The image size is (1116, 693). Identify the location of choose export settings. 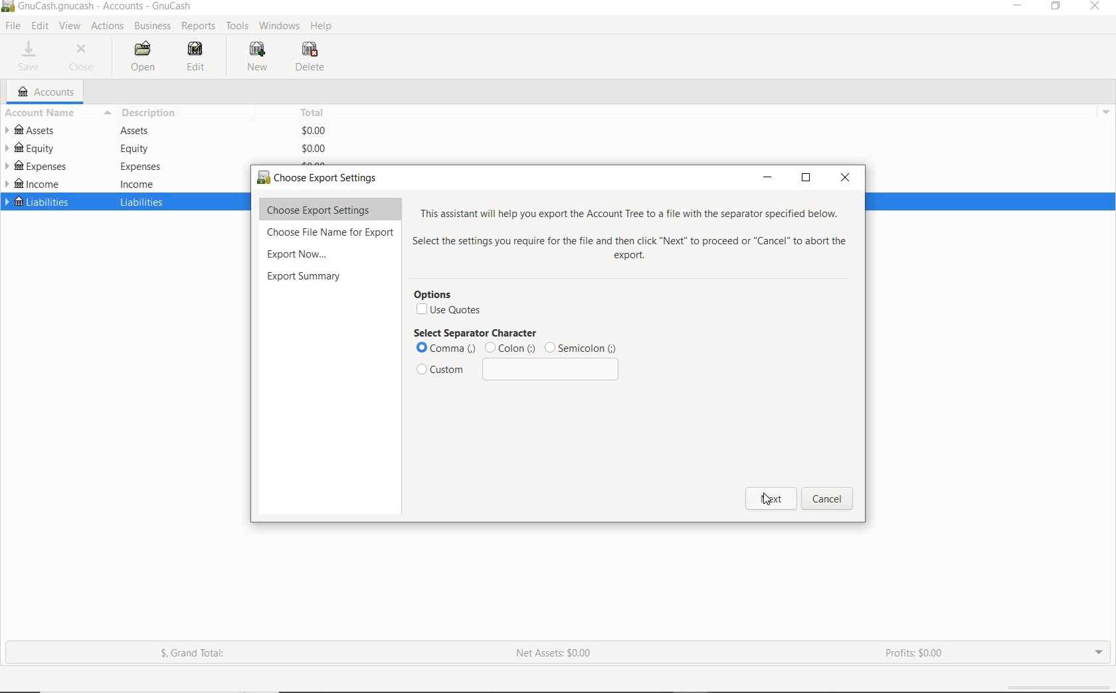
(318, 177).